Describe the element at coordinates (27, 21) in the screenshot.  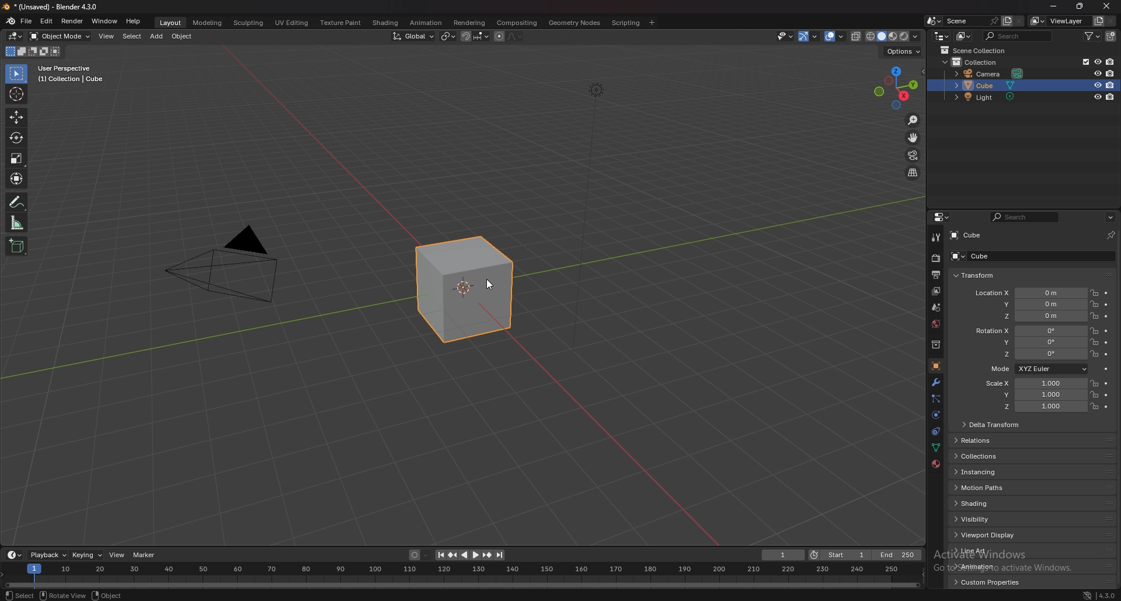
I see `file` at that location.